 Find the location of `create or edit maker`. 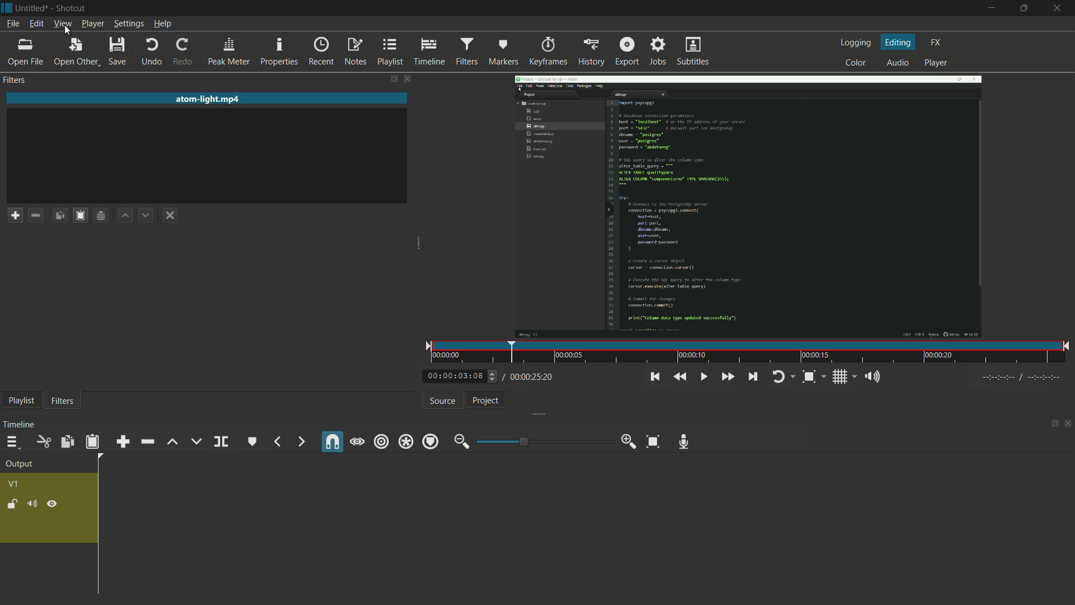

create or edit maker is located at coordinates (252, 443).